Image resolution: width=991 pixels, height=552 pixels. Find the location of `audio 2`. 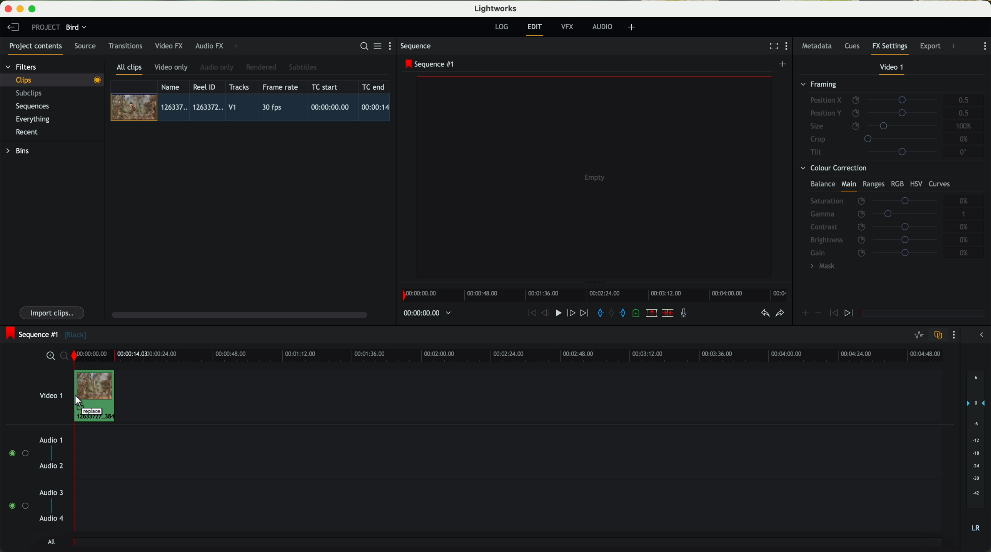

audio 2 is located at coordinates (52, 466).